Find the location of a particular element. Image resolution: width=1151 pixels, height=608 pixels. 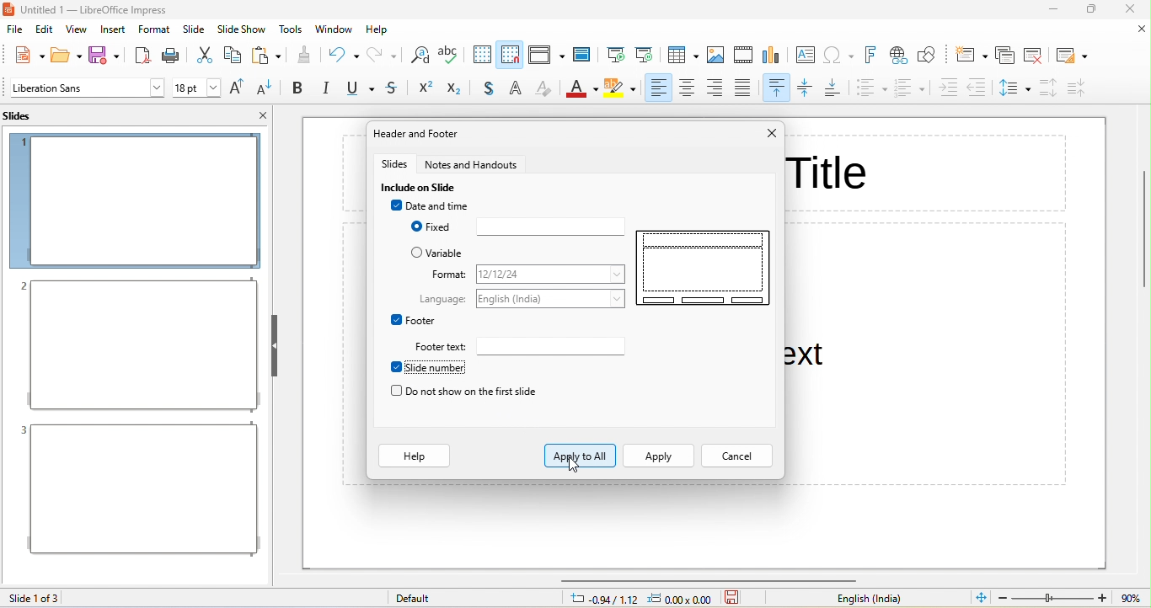

special character is located at coordinates (842, 55).